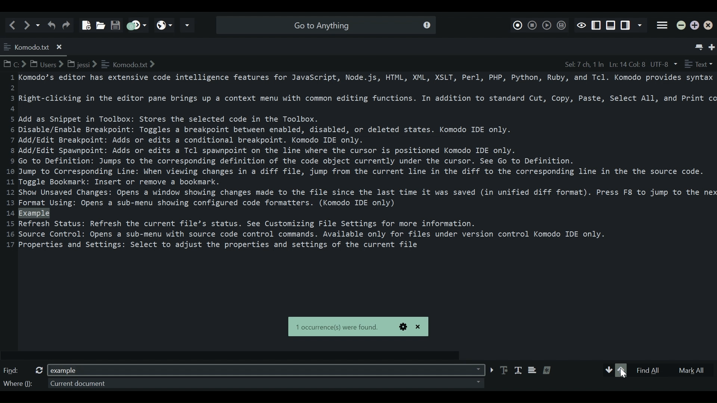  Describe the element at coordinates (265, 369) in the screenshot. I see `Find Field ` at that location.